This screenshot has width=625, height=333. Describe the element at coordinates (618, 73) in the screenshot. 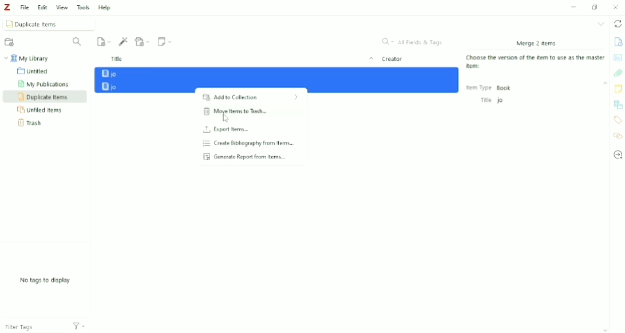

I see `Attachments` at that location.